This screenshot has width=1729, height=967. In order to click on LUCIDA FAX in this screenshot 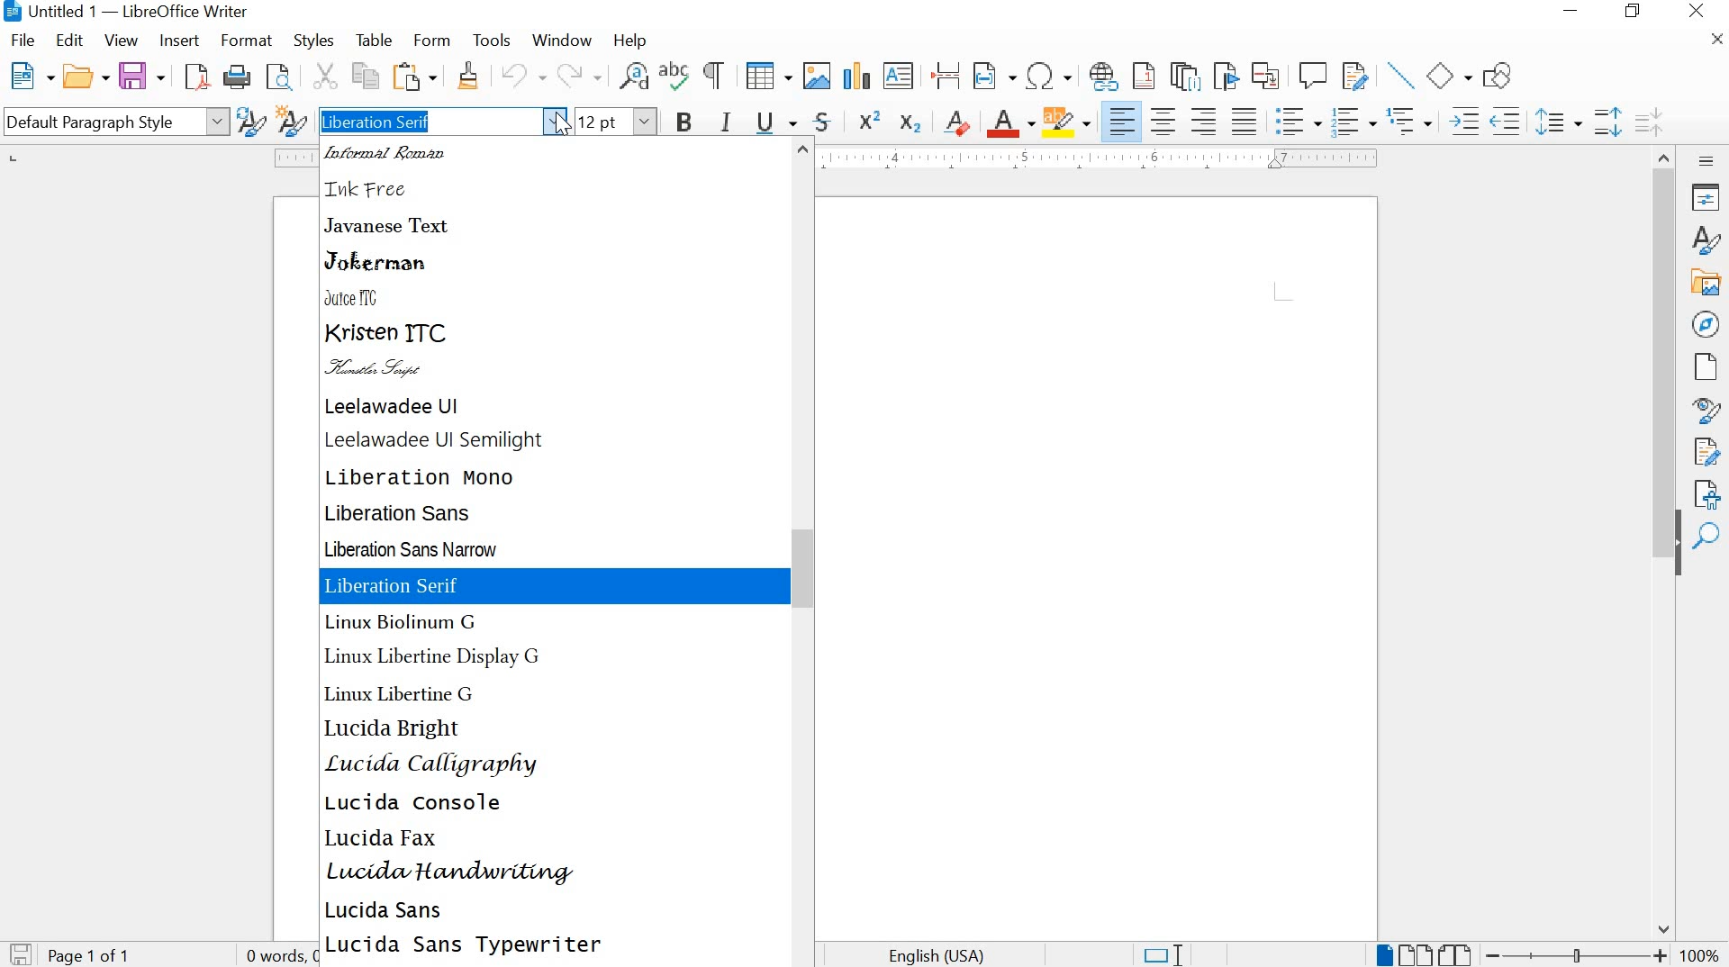, I will do `click(385, 841)`.